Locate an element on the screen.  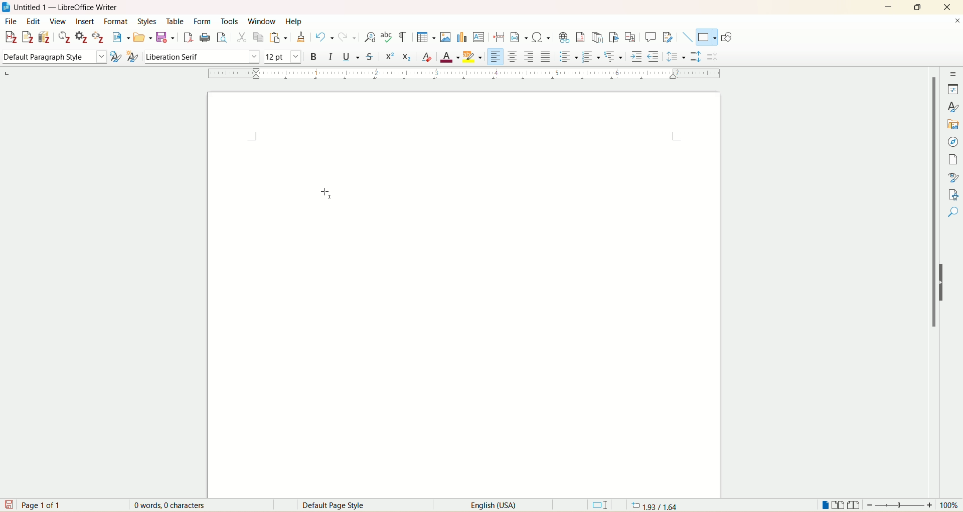
print is located at coordinates (205, 38).